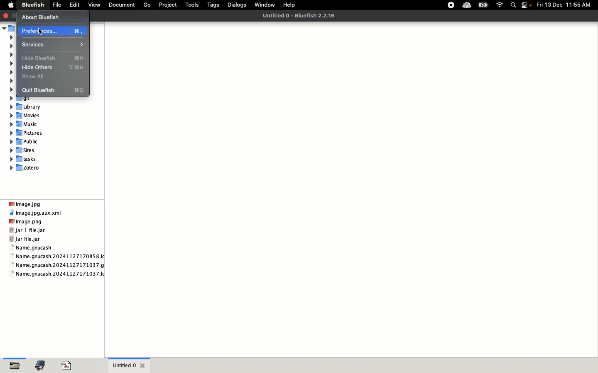 This screenshot has width=598, height=373. What do you see at coordinates (73, 5) in the screenshot?
I see `Edit` at bounding box center [73, 5].